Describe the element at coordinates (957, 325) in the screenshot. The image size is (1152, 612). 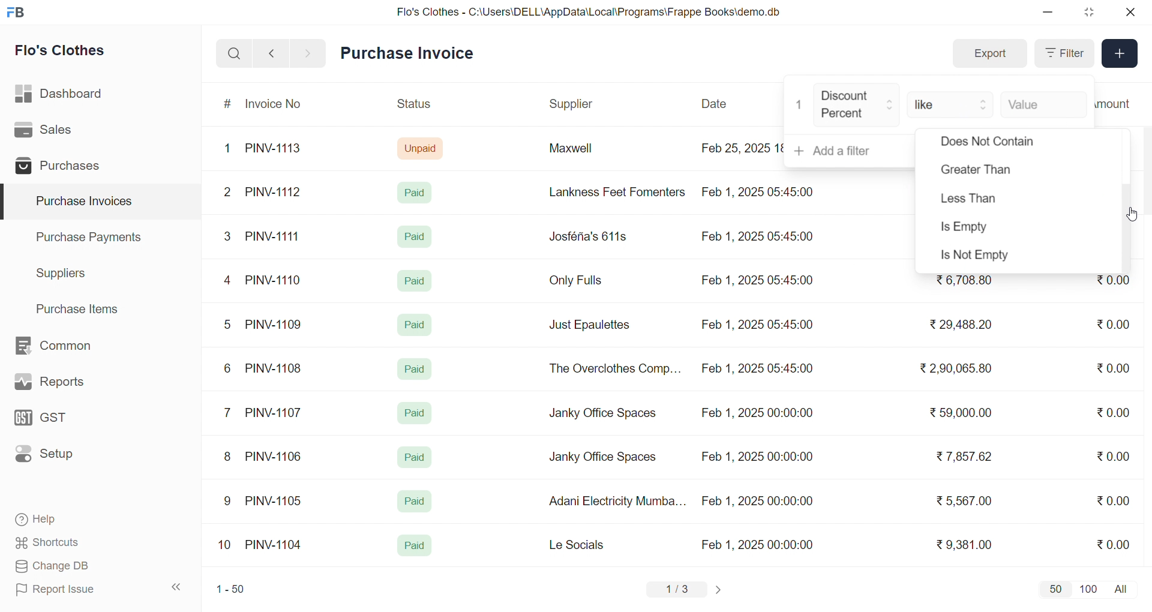
I see `₹29,488.20` at that location.